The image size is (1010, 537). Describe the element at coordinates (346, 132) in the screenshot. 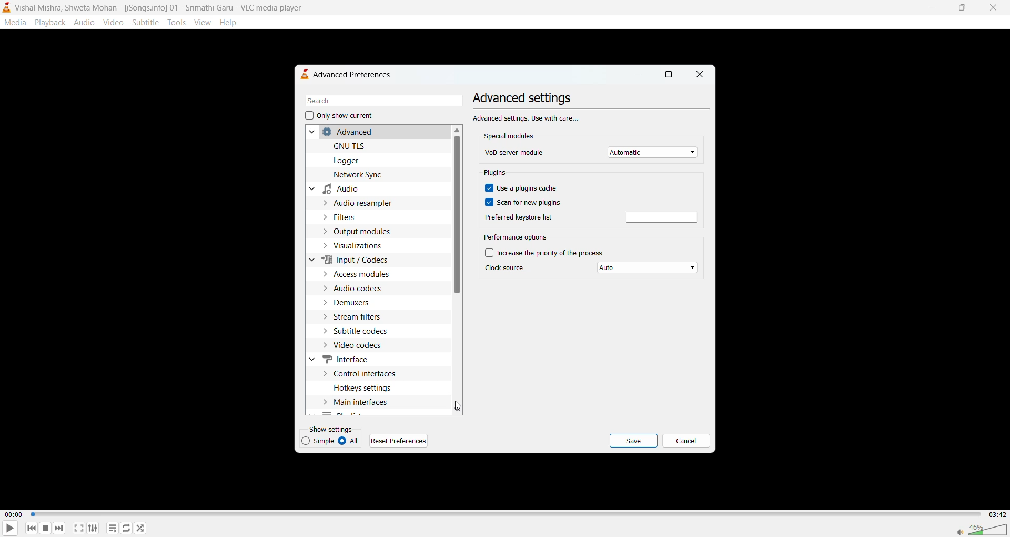

I see `advanced` at that location.